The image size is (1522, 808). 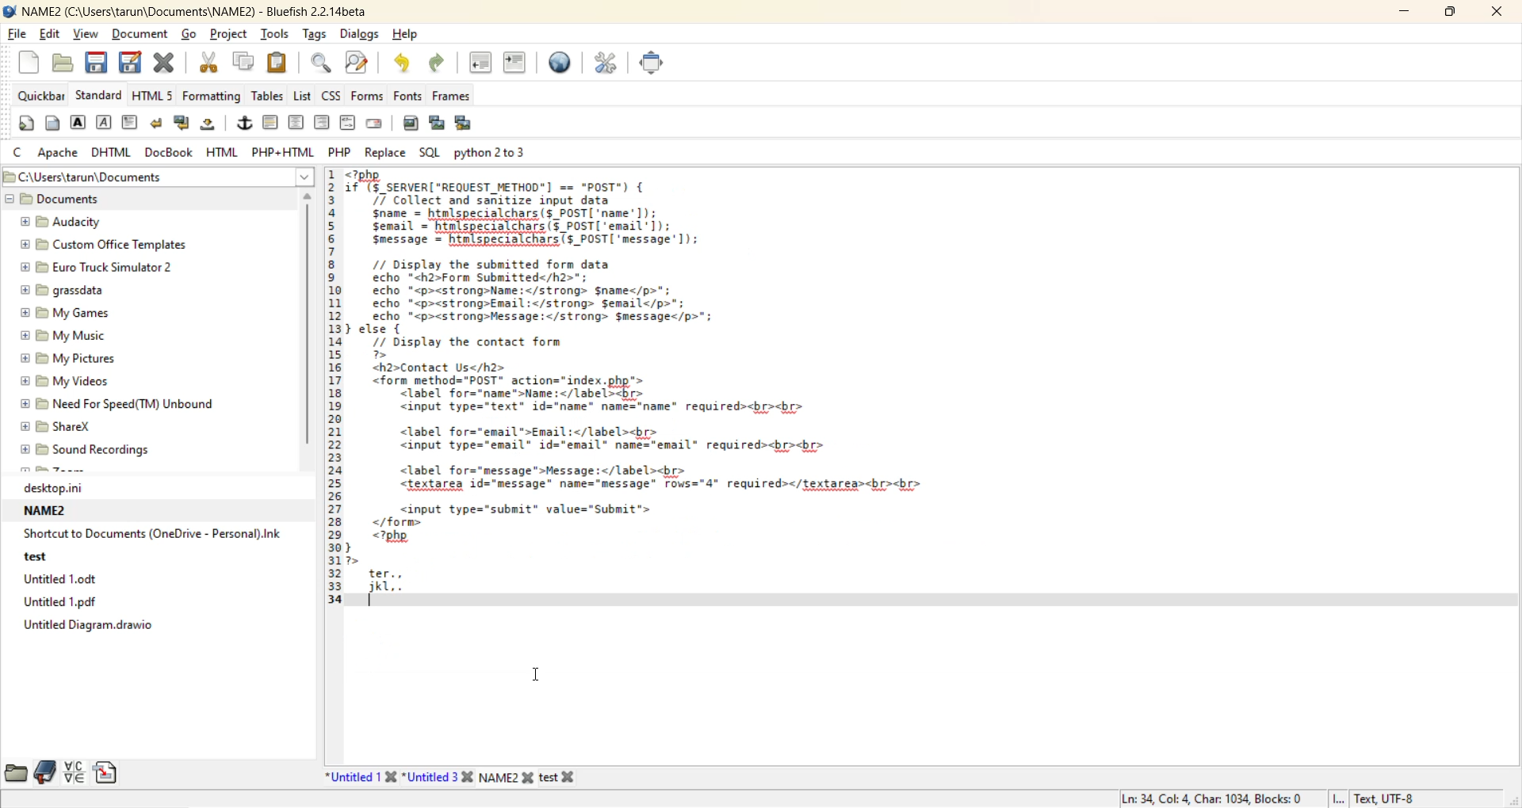 What do you see at coordinates (246, 124) in the screenshot?
I see `anchor` at bounding box center [246, 124].